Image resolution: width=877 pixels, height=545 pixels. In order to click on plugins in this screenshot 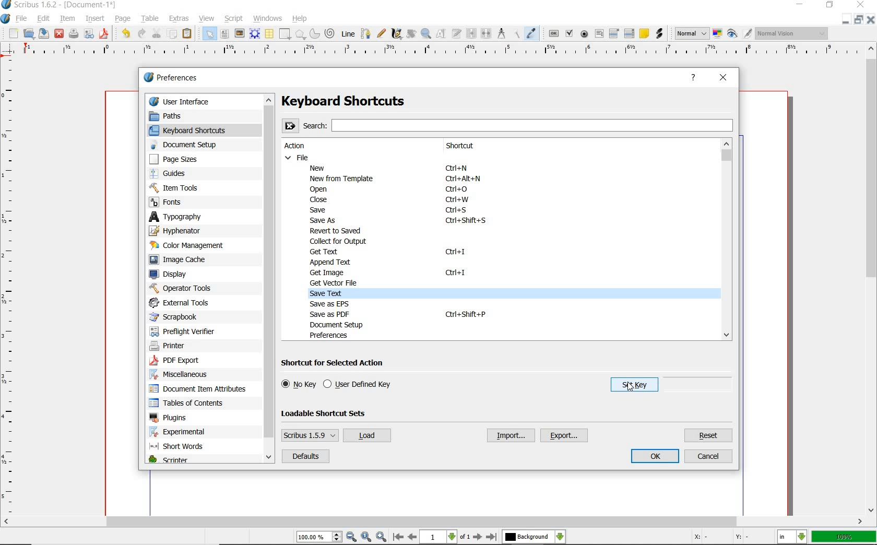, I will do `click(170, 418)`.